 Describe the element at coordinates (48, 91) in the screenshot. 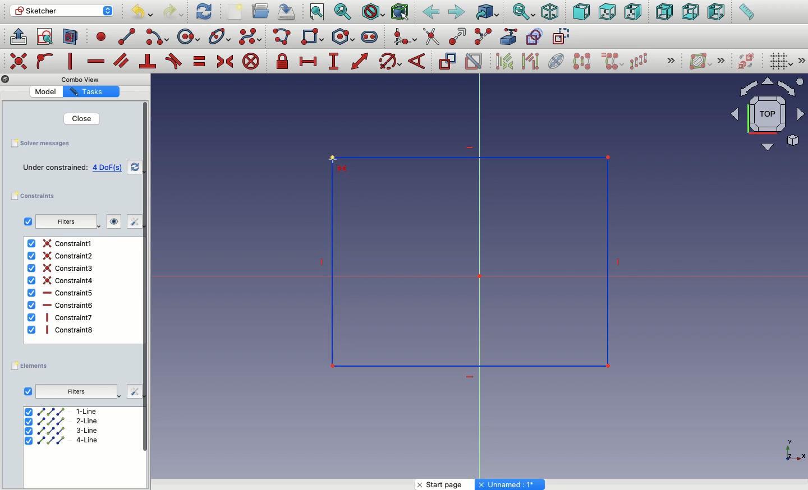

I see `Model` at that location.